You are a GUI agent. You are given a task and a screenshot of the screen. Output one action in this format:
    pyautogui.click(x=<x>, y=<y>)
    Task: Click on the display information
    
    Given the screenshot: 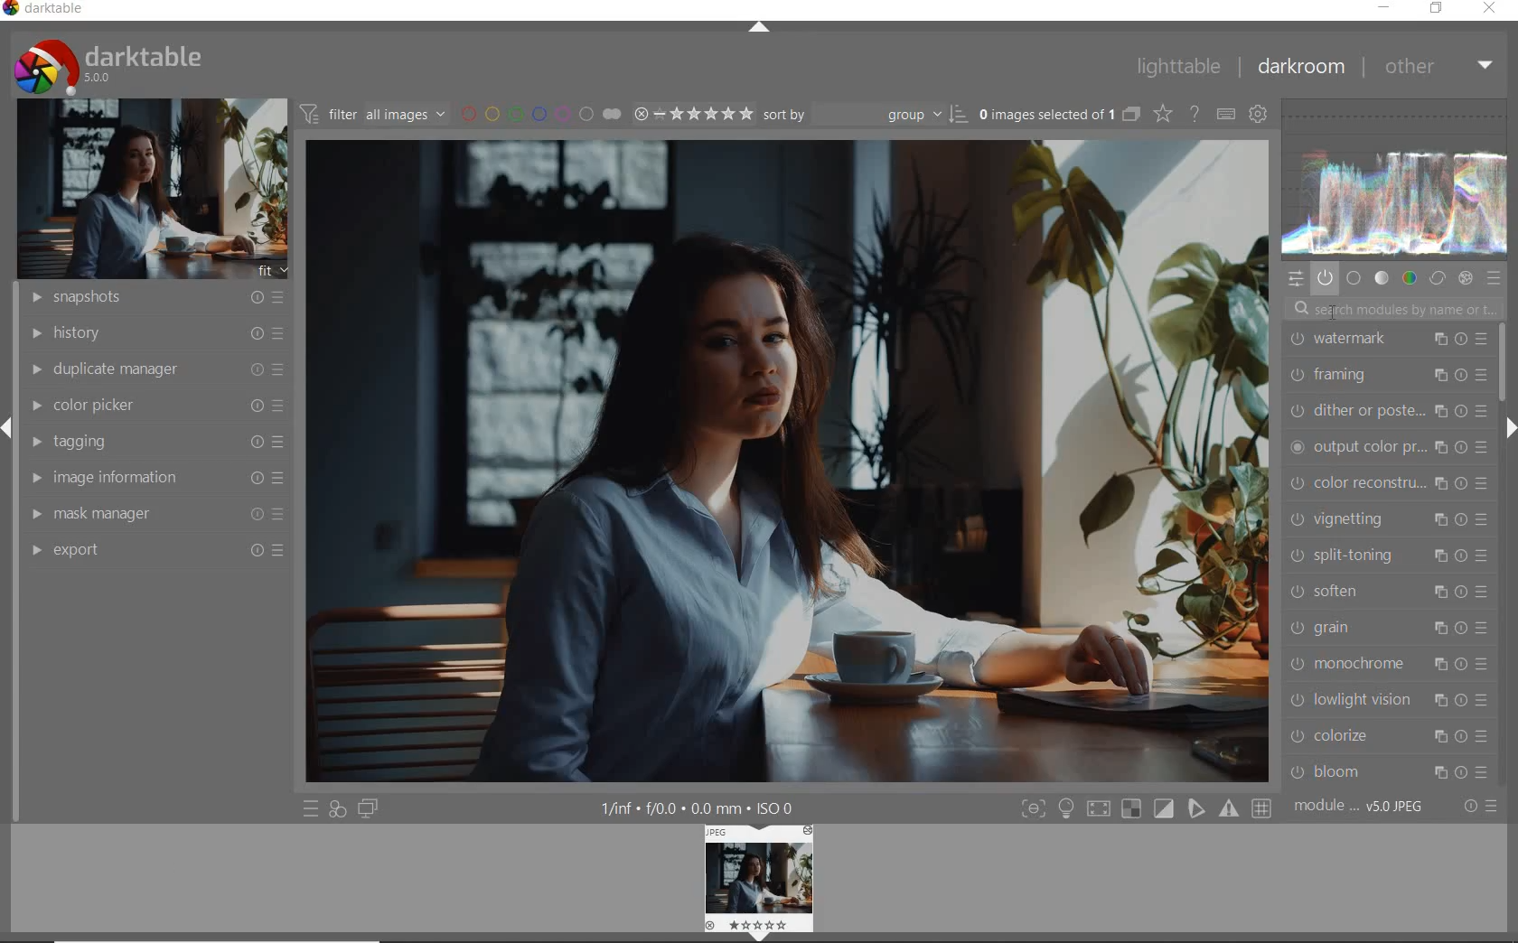 What is the action you would take?
    pyautogui.click(x=699, y=807)
    